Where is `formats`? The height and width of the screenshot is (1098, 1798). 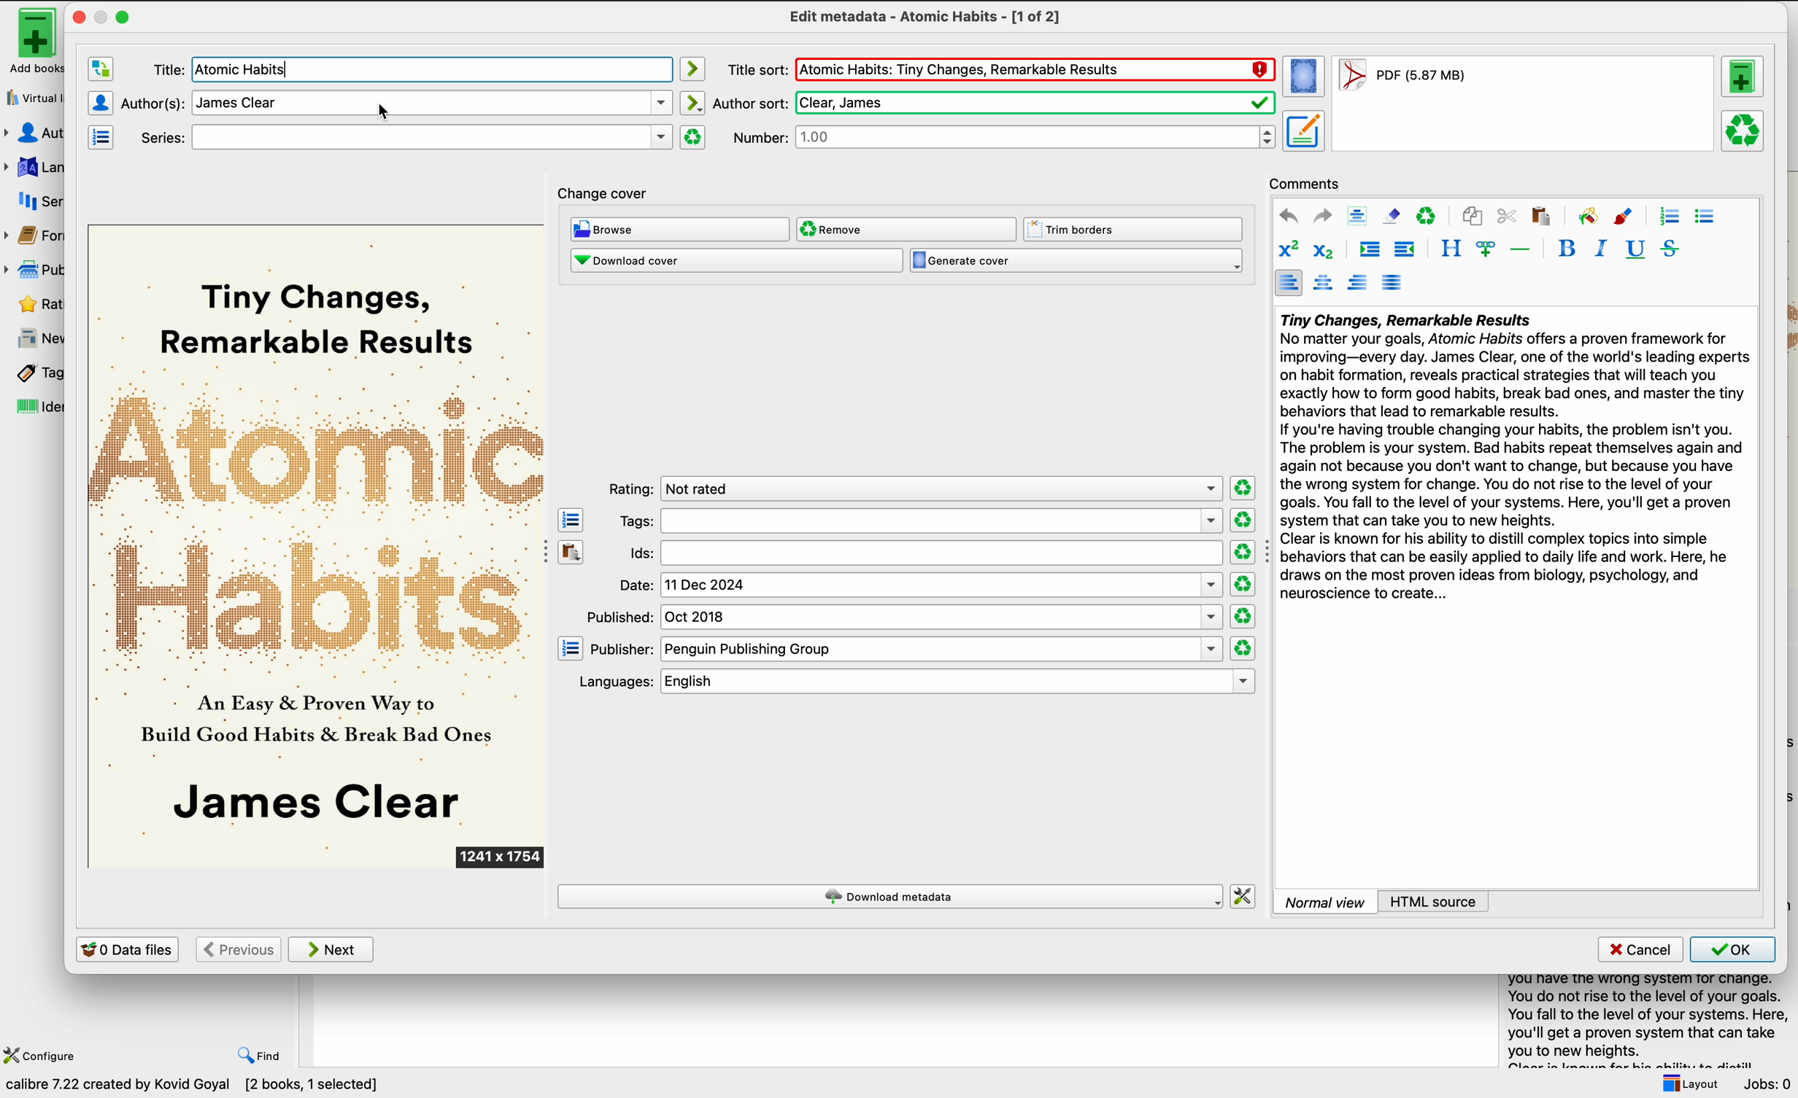
formats is located at coordinates (36, 238).